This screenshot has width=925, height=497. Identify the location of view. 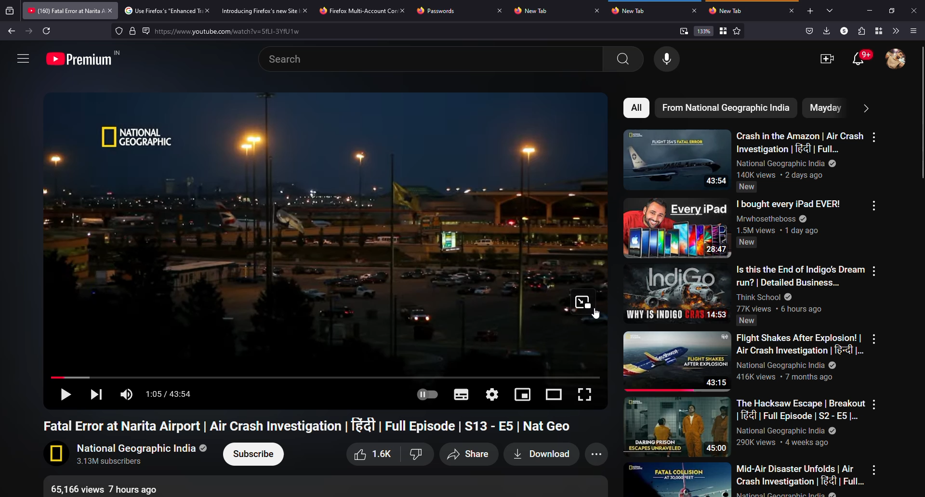
(555, 393).